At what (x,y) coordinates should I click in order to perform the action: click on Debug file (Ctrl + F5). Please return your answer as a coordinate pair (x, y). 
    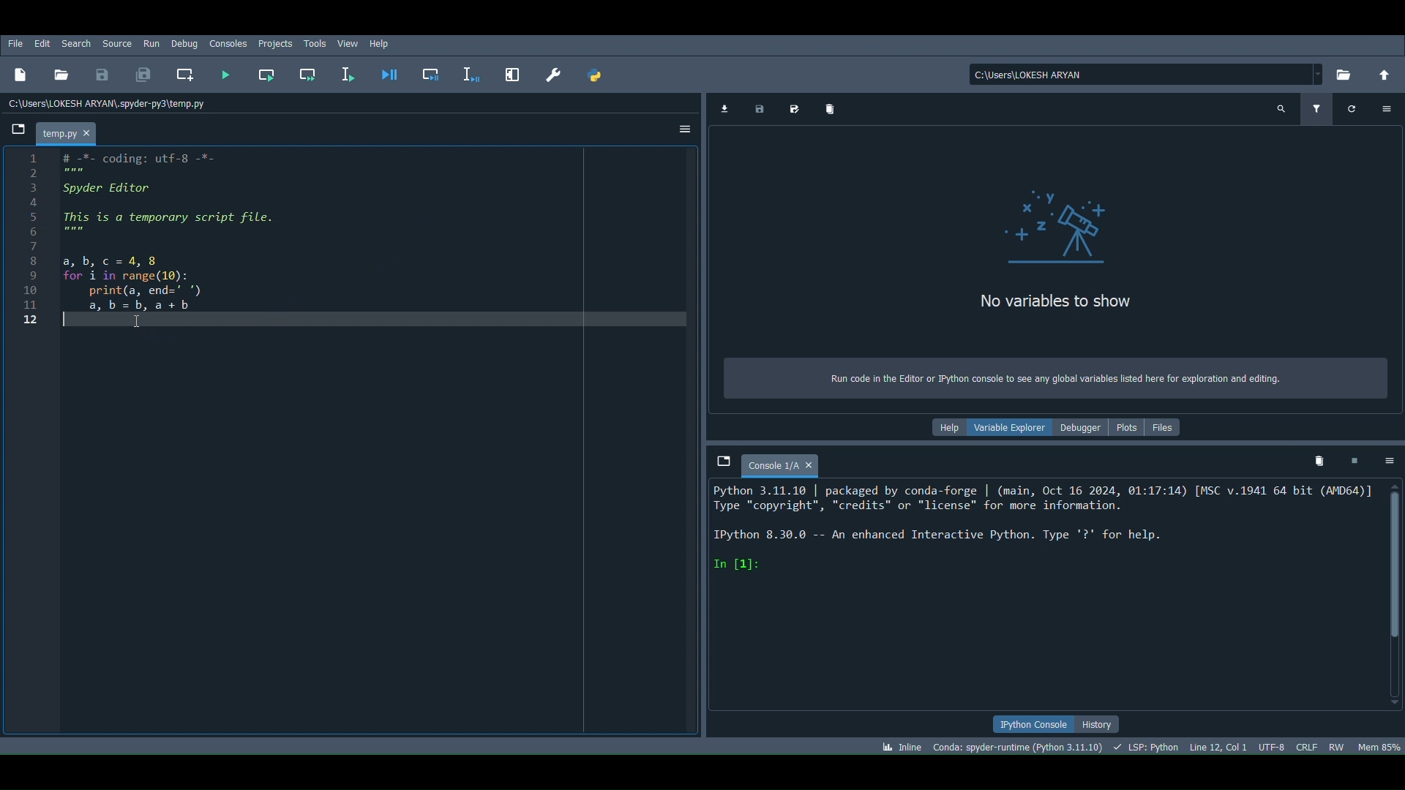
    Looking at the image, I should click on (387, 73).